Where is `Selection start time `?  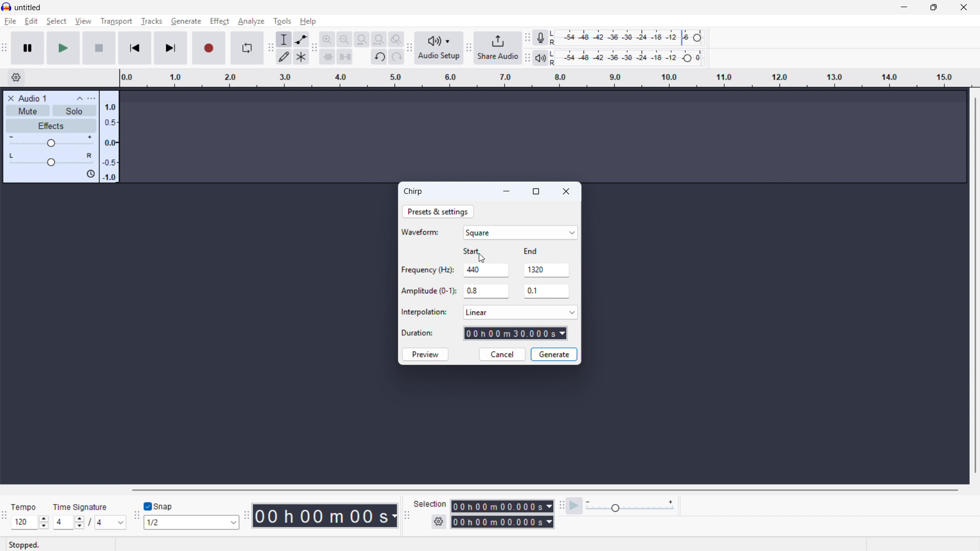 Selection start time  is located at coordinates (503, 506).